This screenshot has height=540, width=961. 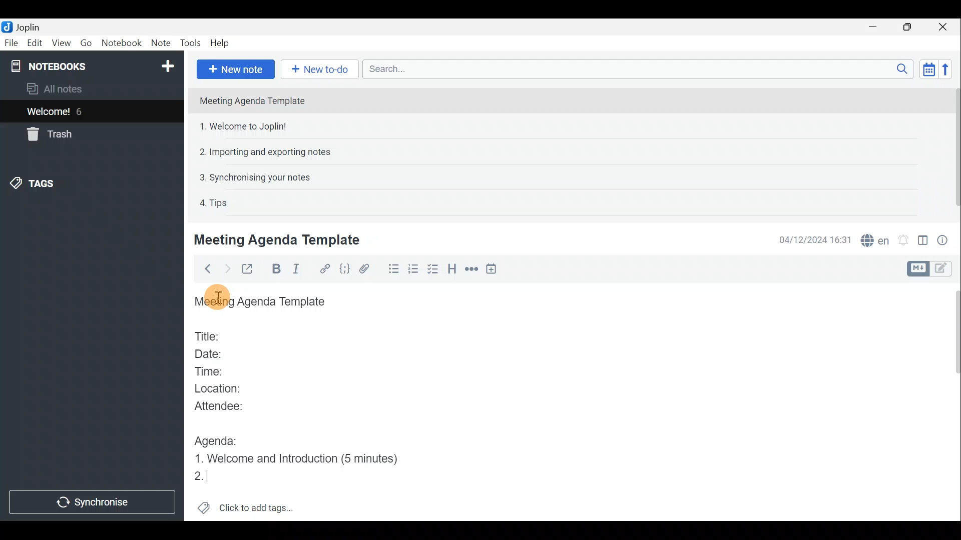 I want to click on Toggle editors, so click(x=943, y=269).